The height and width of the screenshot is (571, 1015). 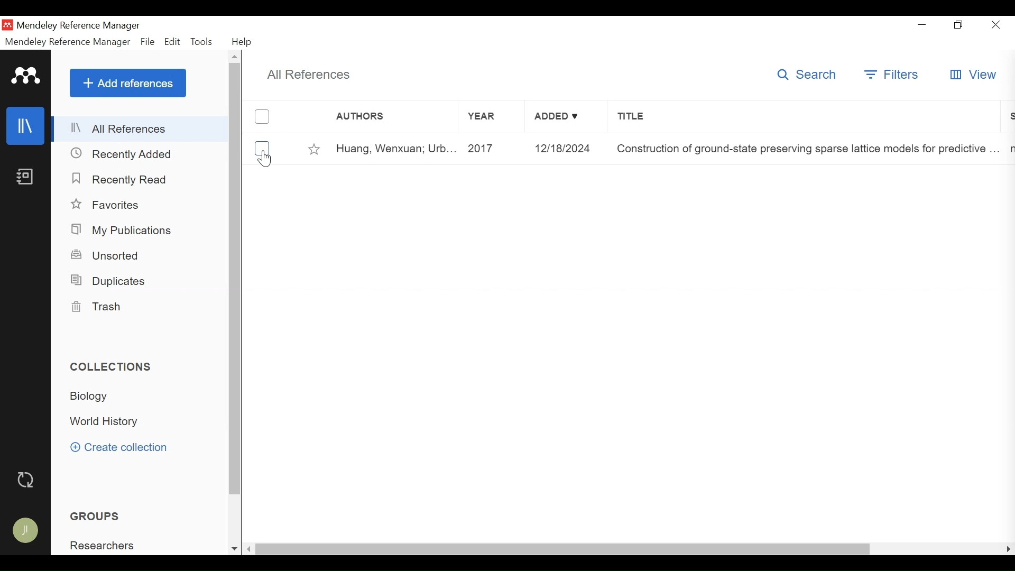 I want to click on Group, so click(x=109, y=545).